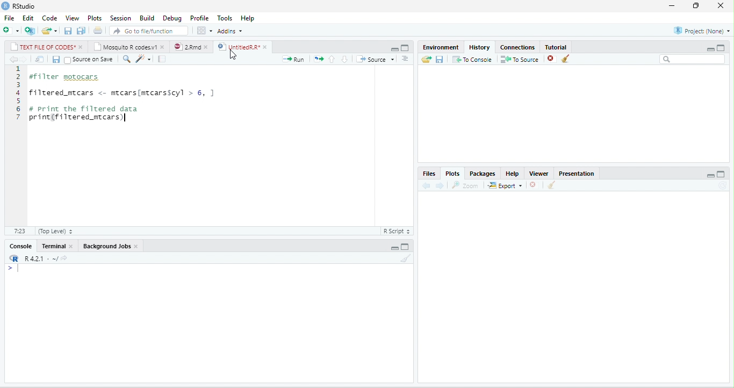  I want to click on 7:23, so click(20, 231).